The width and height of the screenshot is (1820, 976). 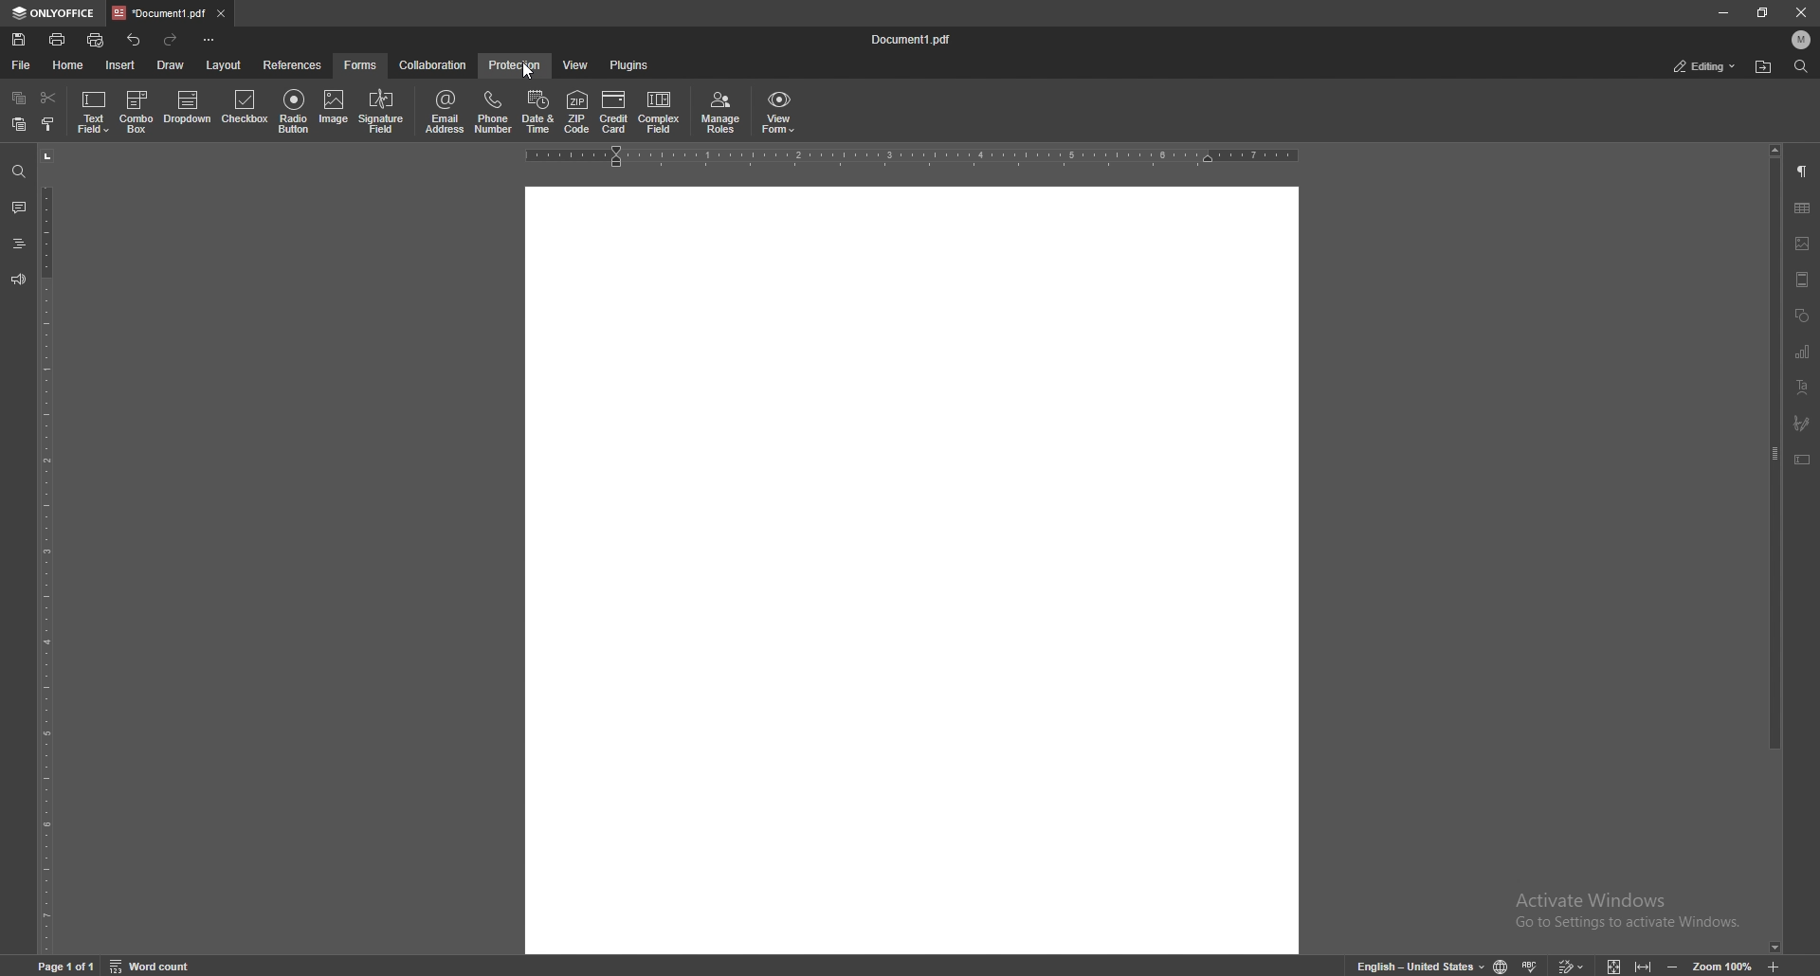 What do you see at coordinates (335, 110) in the screenshot?
I see `image` at bounding box center [335, 110].